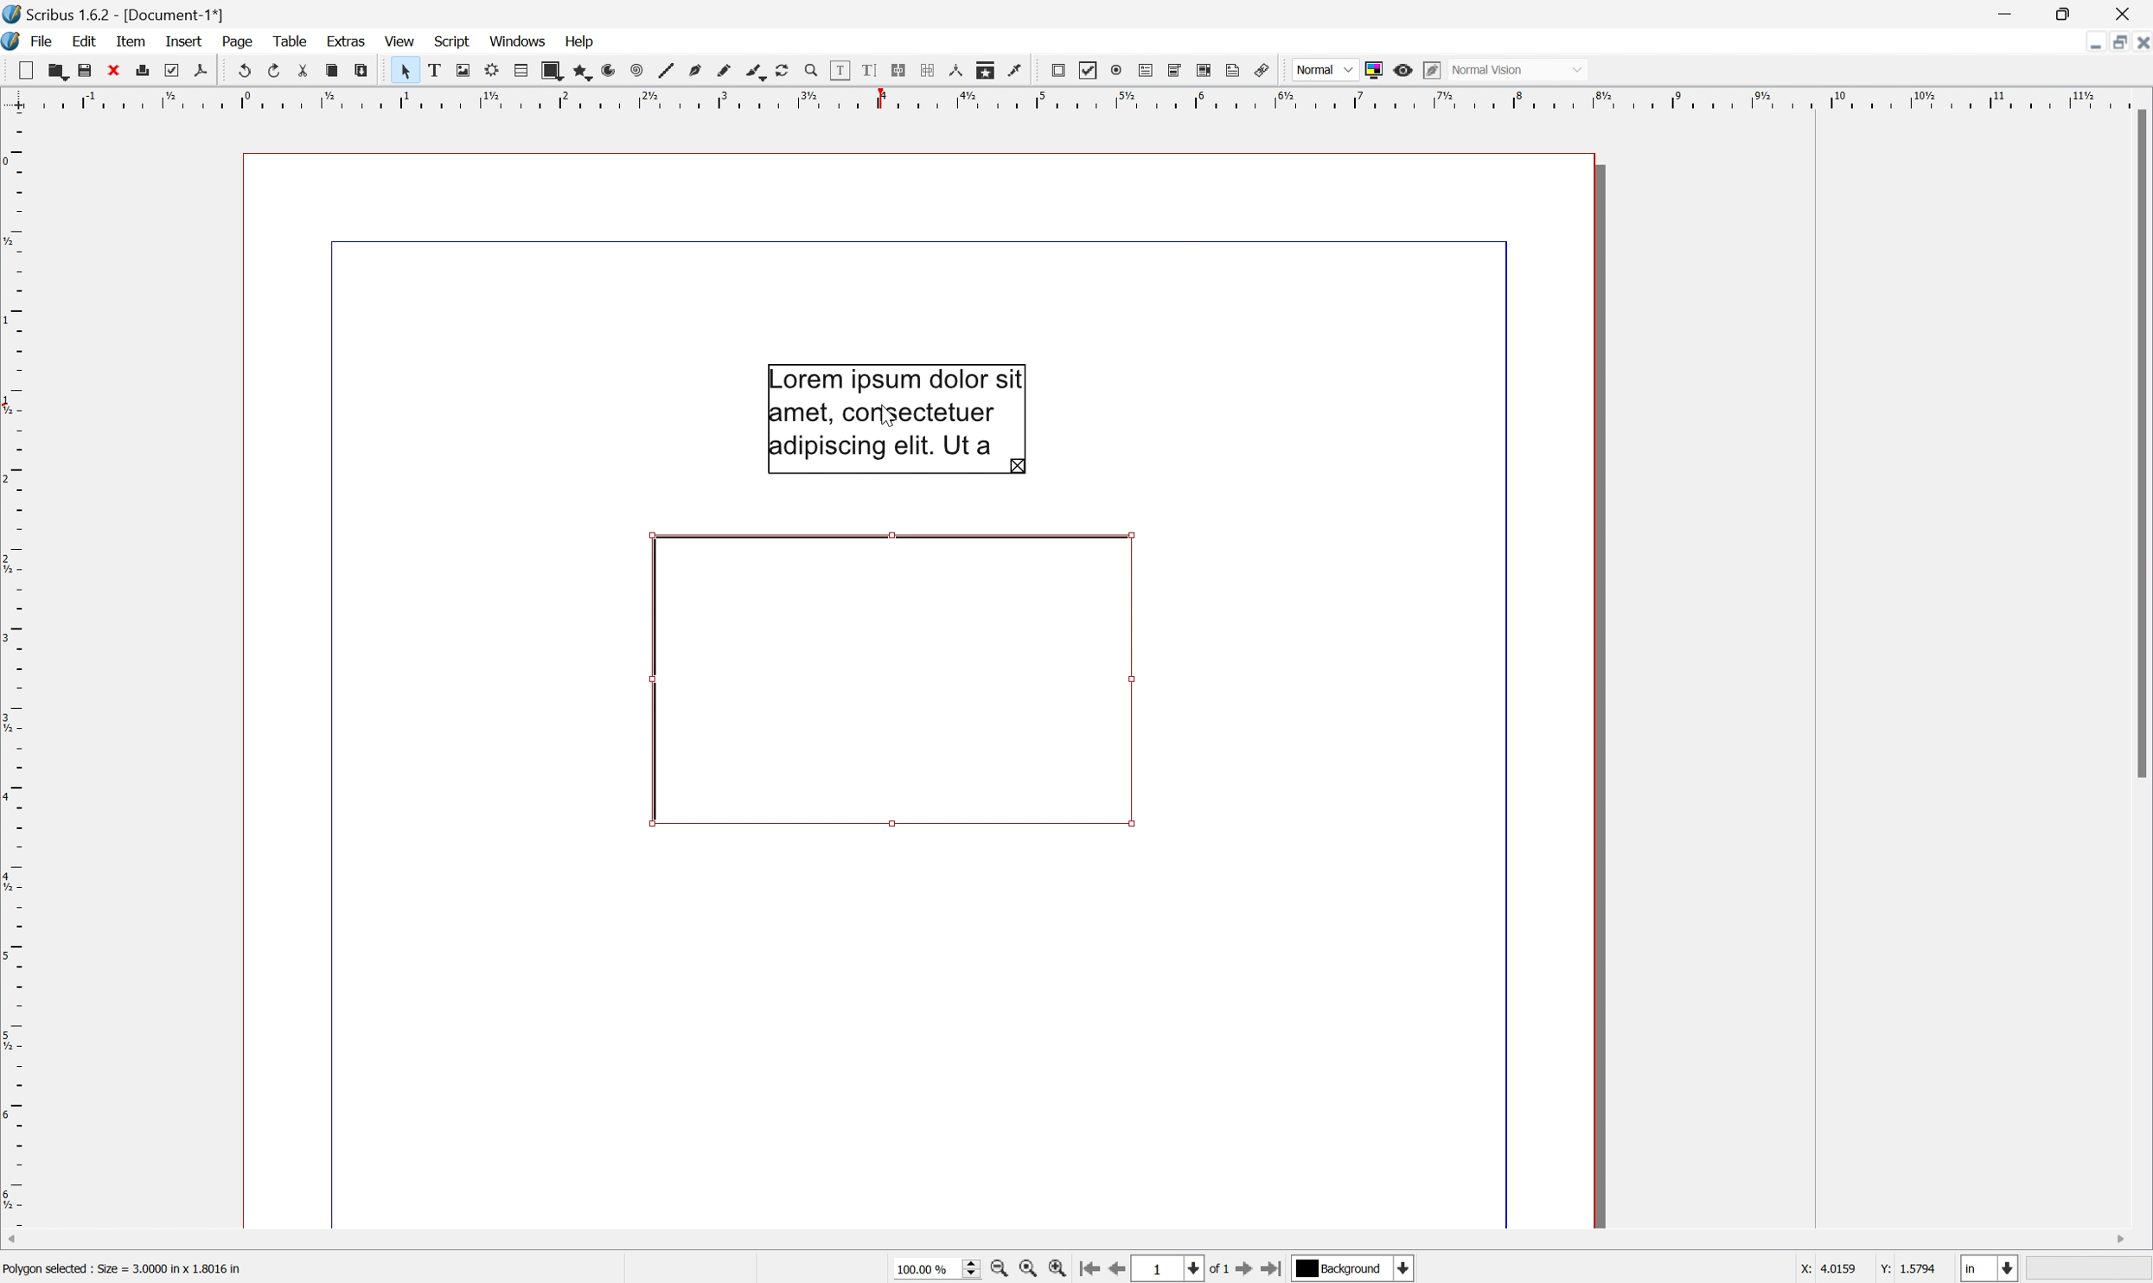 The image size is (2153, 1283). I want to click on Zoom in or out, so click(808, 71).